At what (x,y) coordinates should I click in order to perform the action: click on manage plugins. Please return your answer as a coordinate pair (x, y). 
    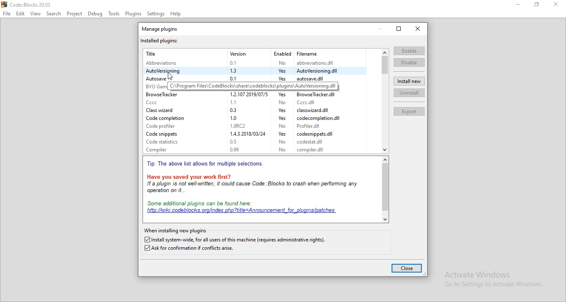
    Looking at the image, I should click on (162, 29).